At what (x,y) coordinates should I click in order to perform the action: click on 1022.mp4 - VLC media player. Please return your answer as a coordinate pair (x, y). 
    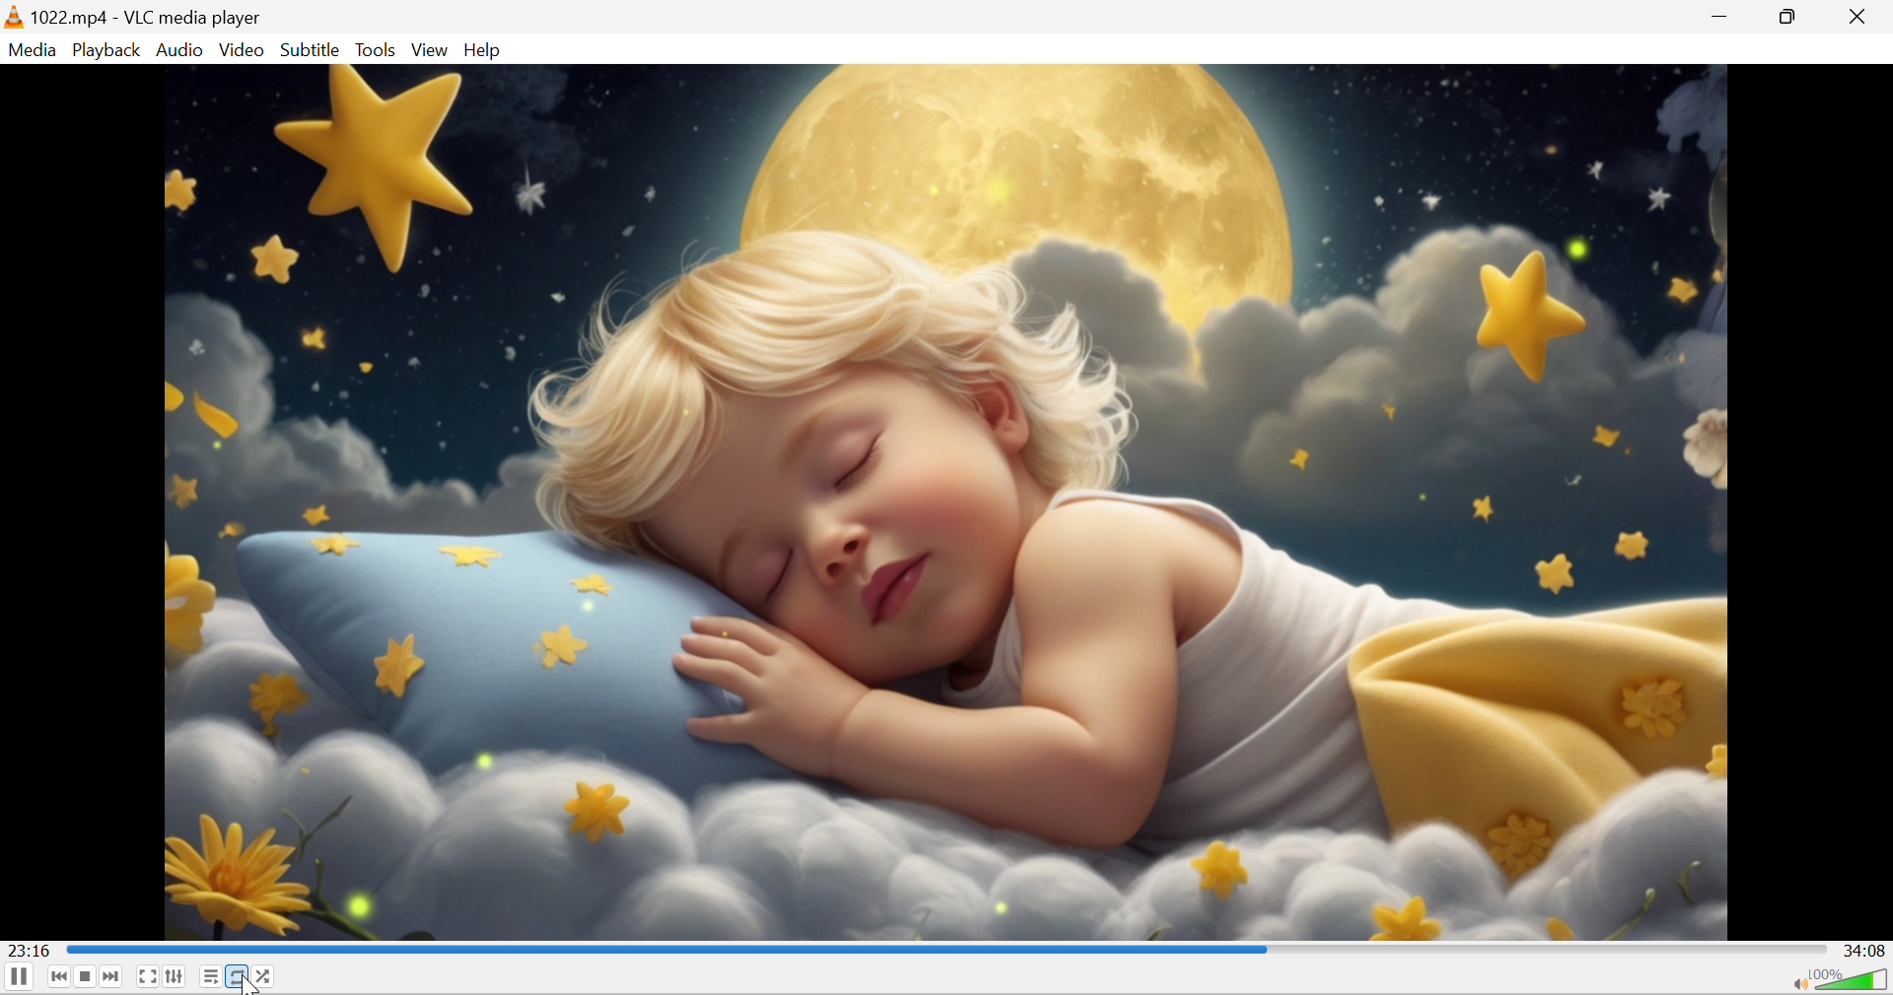
    Looking at the image, I should click on (146, 18).